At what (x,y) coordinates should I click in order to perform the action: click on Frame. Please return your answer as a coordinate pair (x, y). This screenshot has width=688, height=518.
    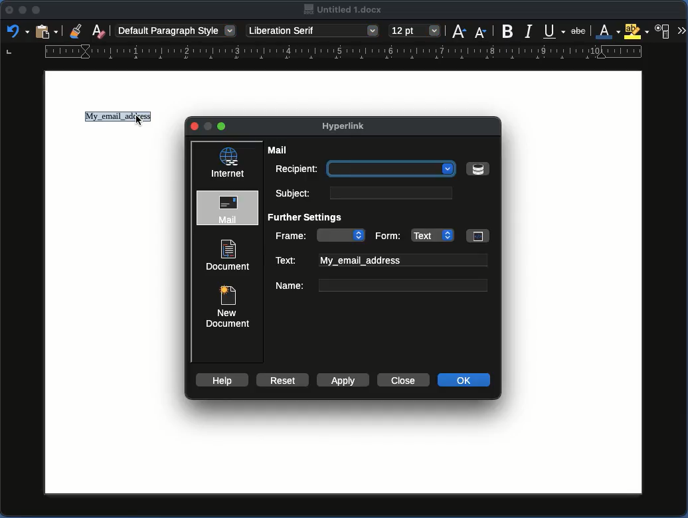
    Looking at the image, I should click on (320, 235).